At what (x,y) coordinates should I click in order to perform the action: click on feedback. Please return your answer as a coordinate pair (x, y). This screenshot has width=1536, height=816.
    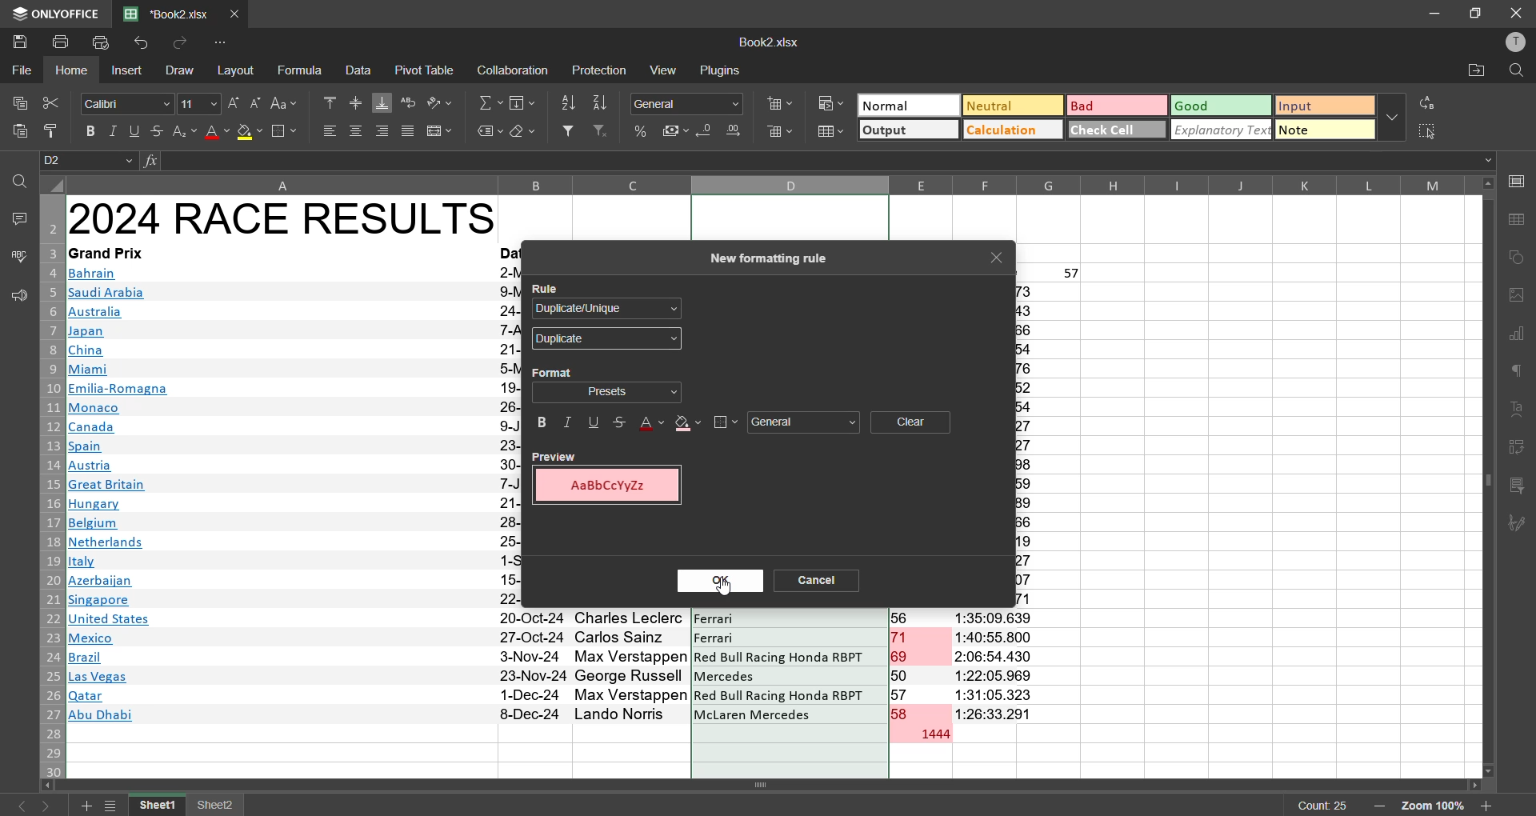
    Looking at the image, I should click on (16, 296).